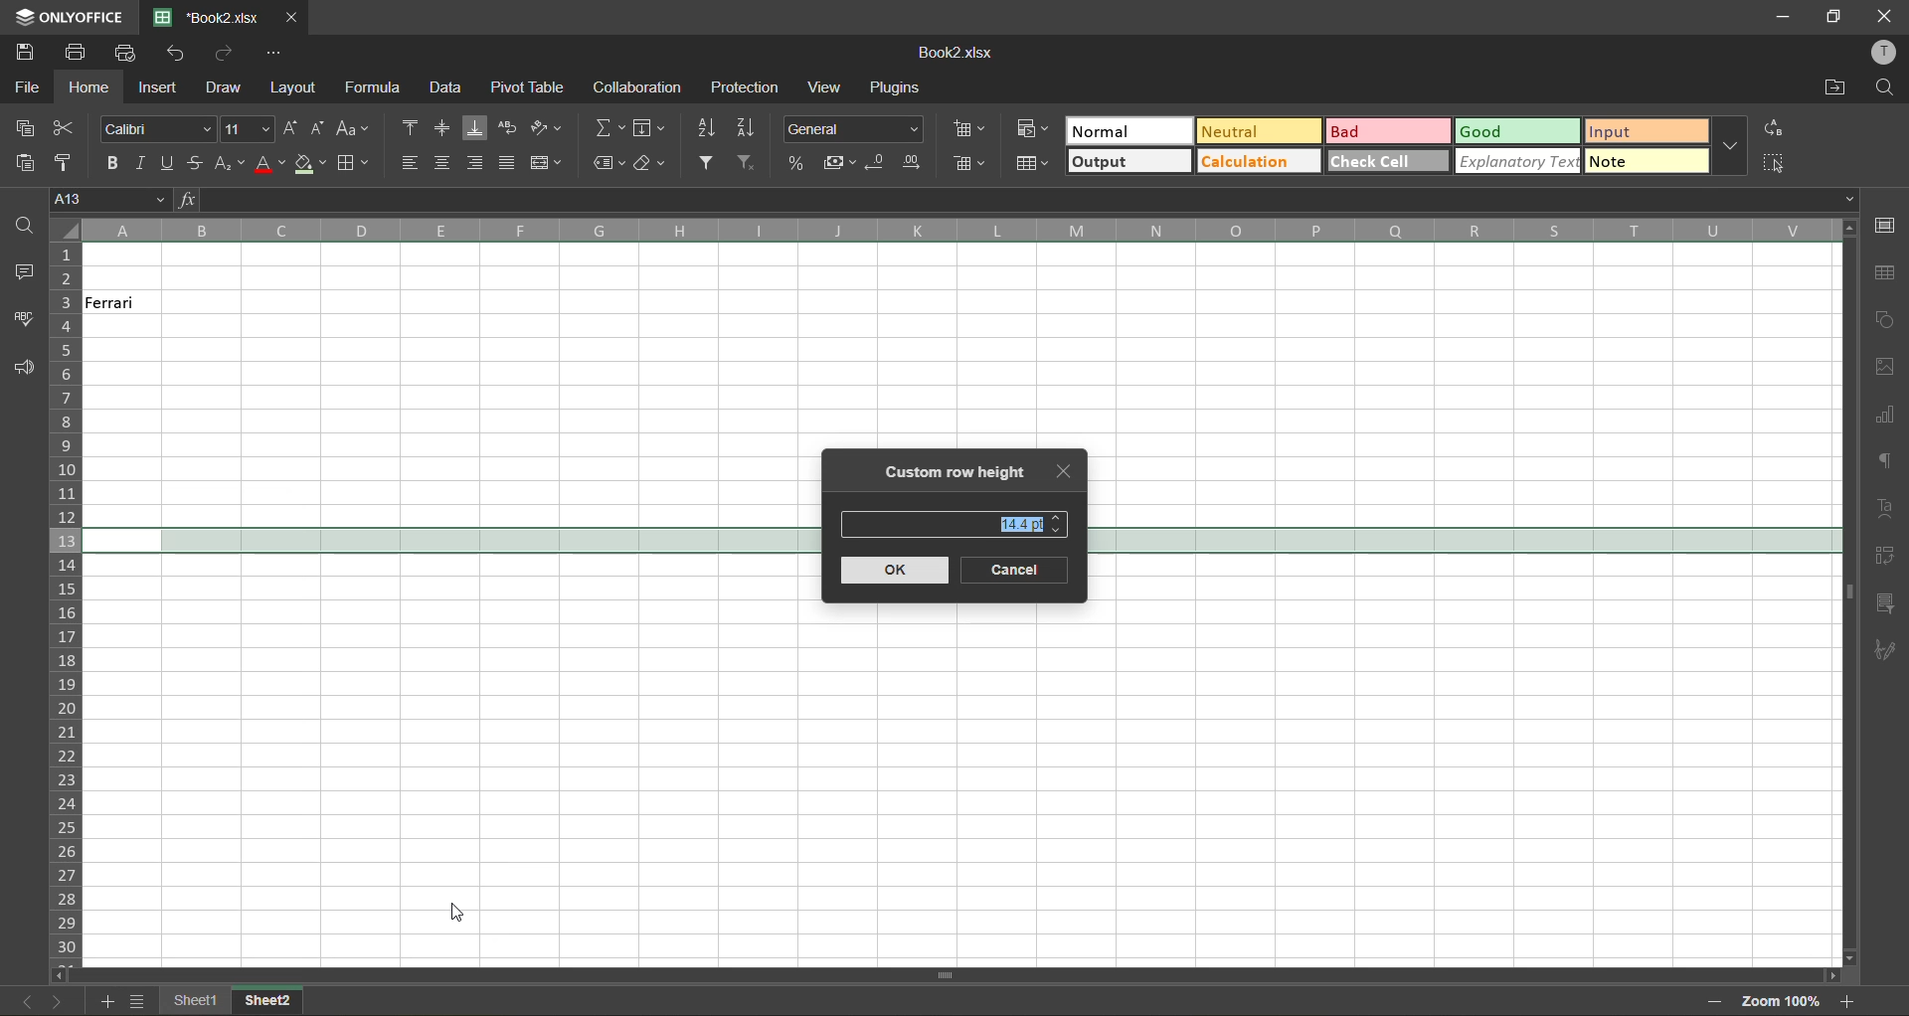  Describe the element at coordinates (351, 164) in the screenshot. I see `borders` at that location.